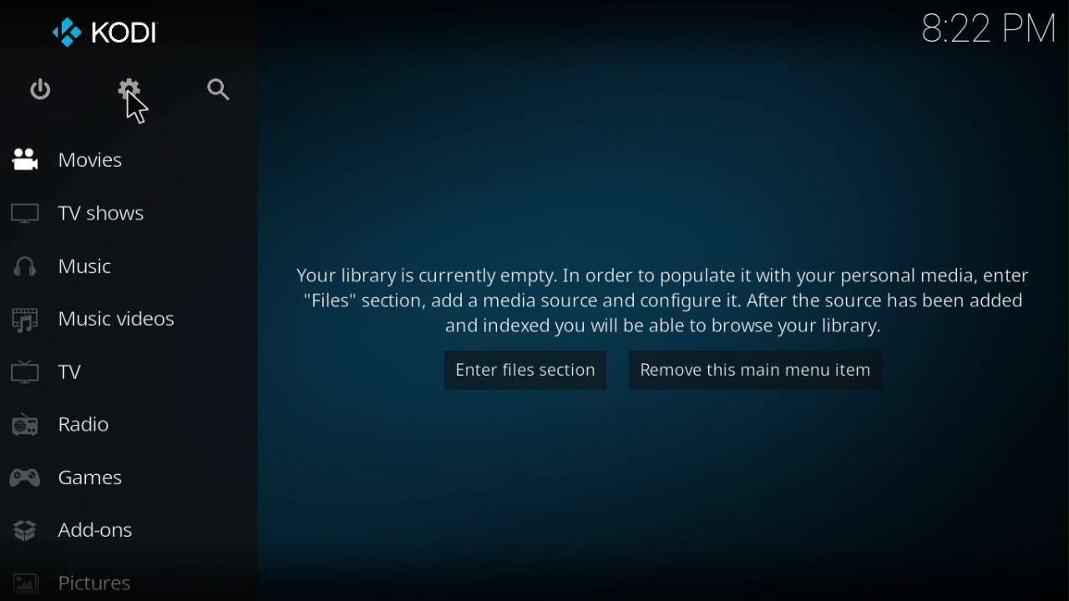 The width and height of the screenshot is (1069, 601). Describe the element at coordinates (218, 91) in the screenshot. I see `search` at that location.